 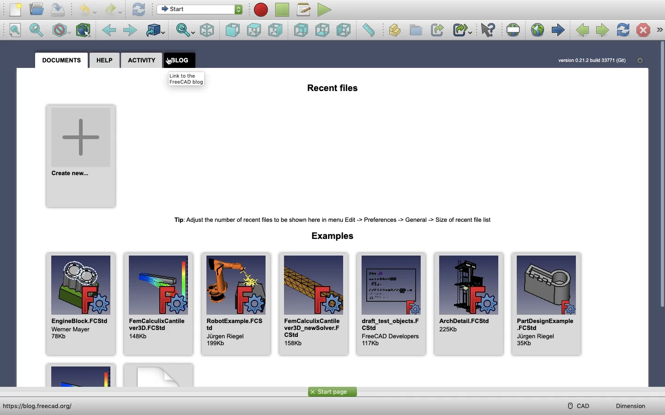 I want to click on Workbench Switcher, so click(x=156, y=31).